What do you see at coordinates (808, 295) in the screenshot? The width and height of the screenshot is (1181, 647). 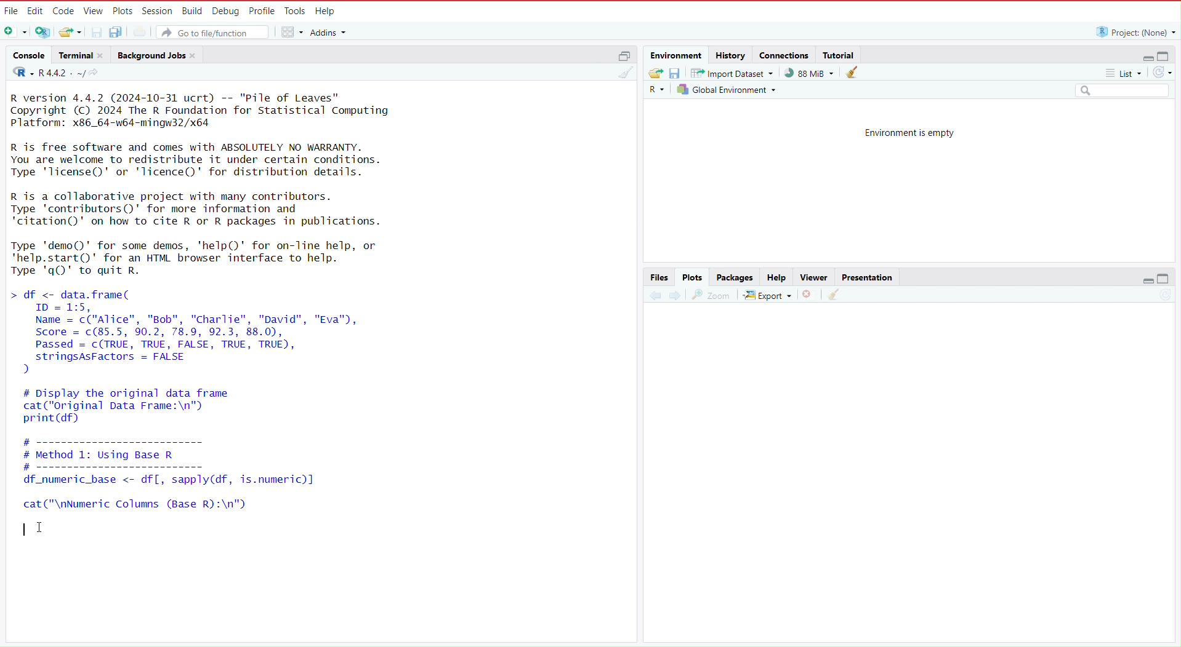 I see `remove the current plot` at bounding box center [808, 295].